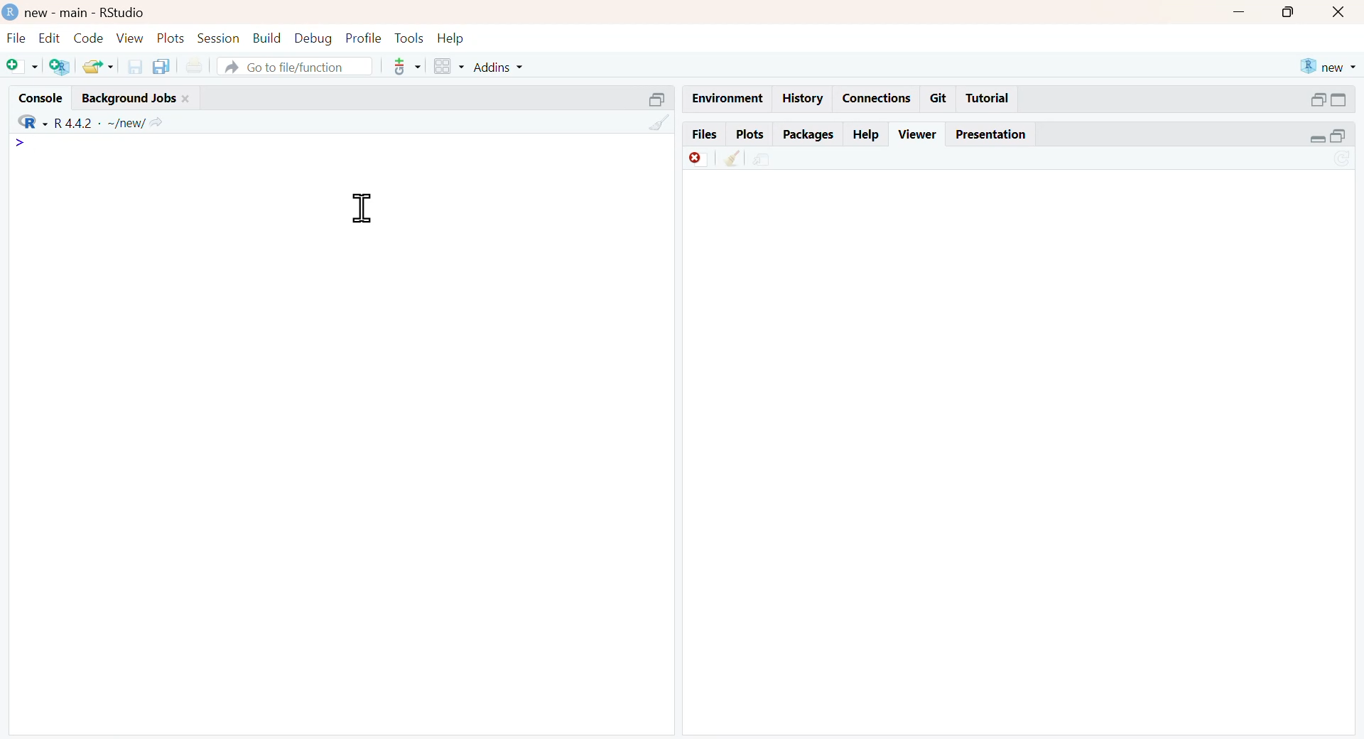 The width and height of the screenshot is (1364, 739). What do you see at coordinates (727, 160) in the screenshot?
I see `clear all viewer item` at bounding box center [727, 160].